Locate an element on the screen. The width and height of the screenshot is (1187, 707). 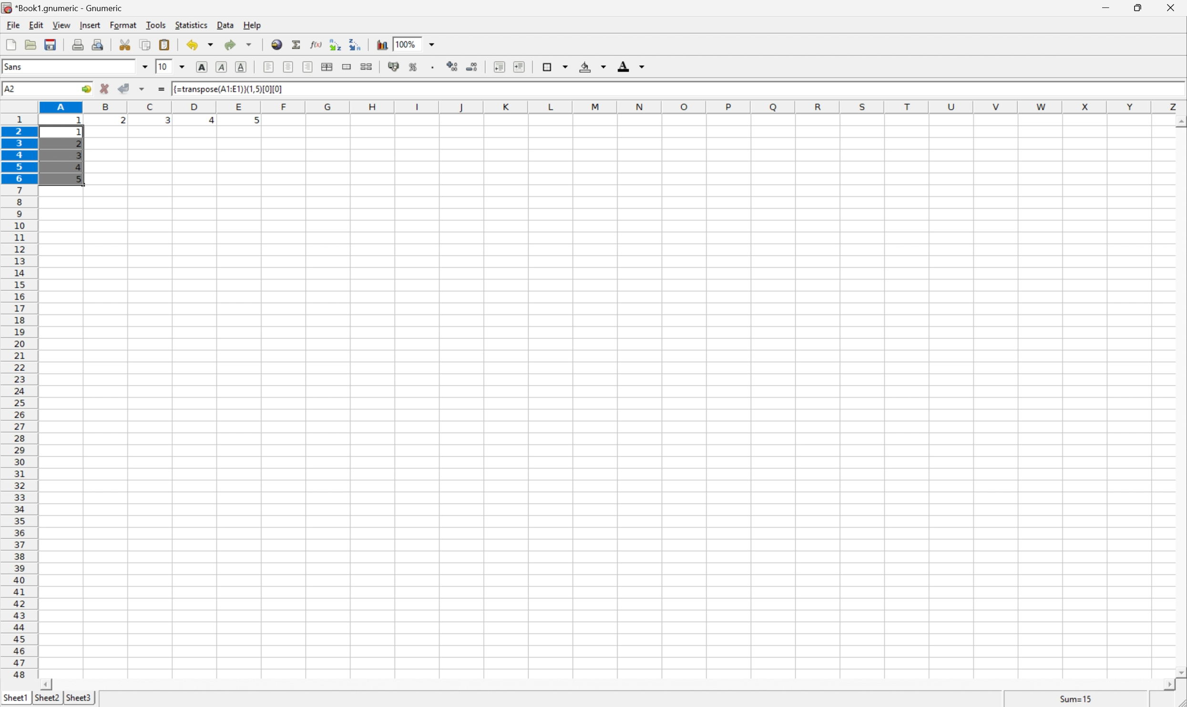
1 is located at coordinates (81, 131).